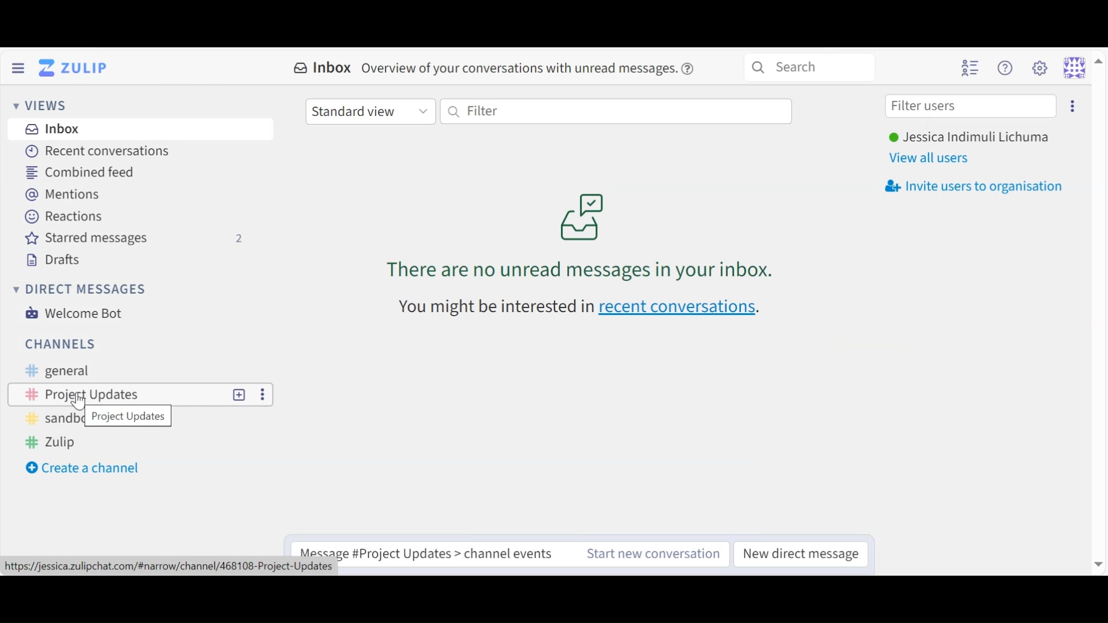 This screenshot has height=623, width=1108. What do you see at coordinates (583, 235) in the screenshot?
I see `no unread messages` at bounding box center [583, 235].